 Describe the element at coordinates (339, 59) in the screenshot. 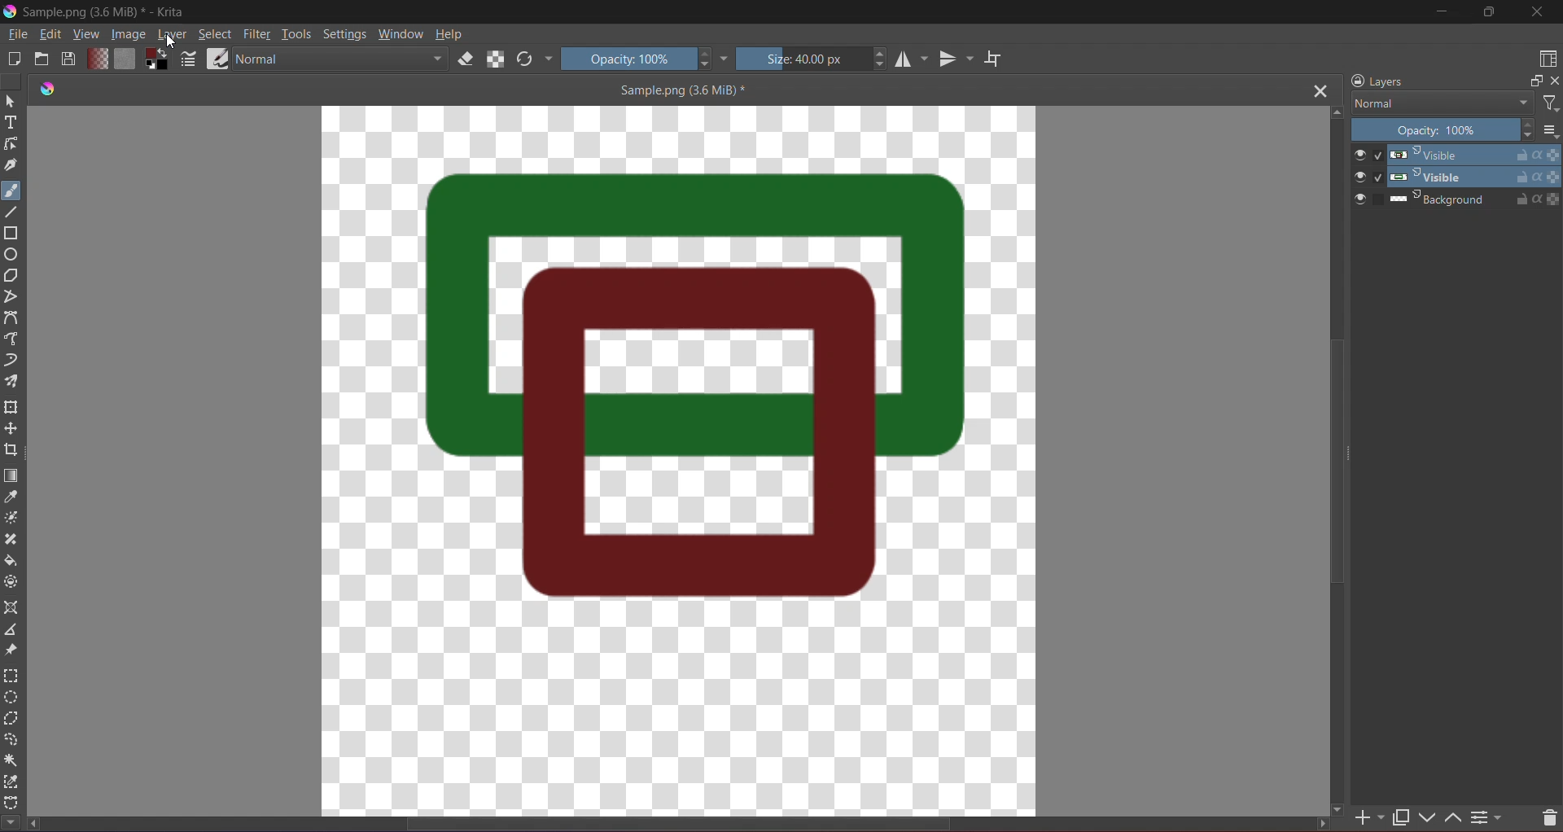

I see `Blending Mode` at that location.